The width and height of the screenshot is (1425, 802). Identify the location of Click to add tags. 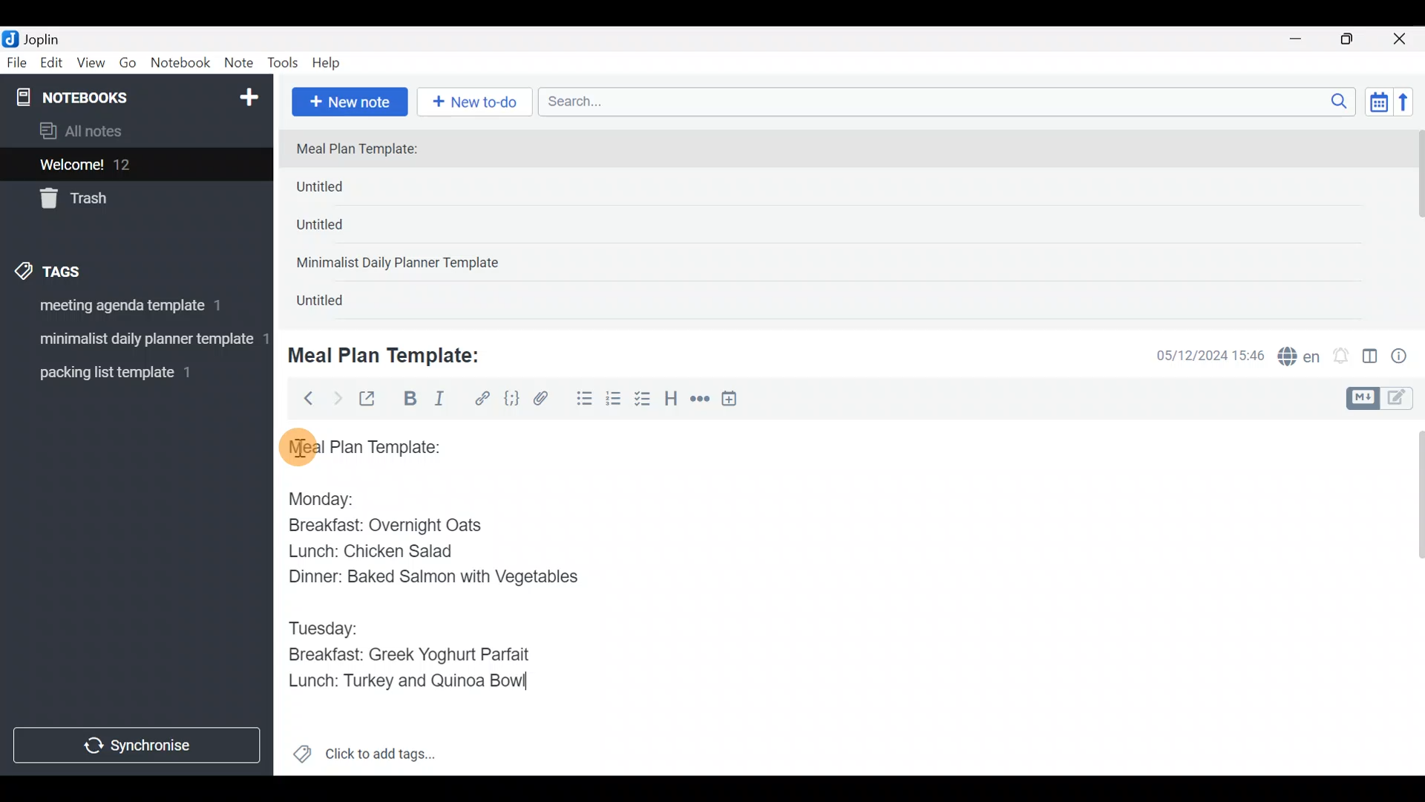
(364, 759).